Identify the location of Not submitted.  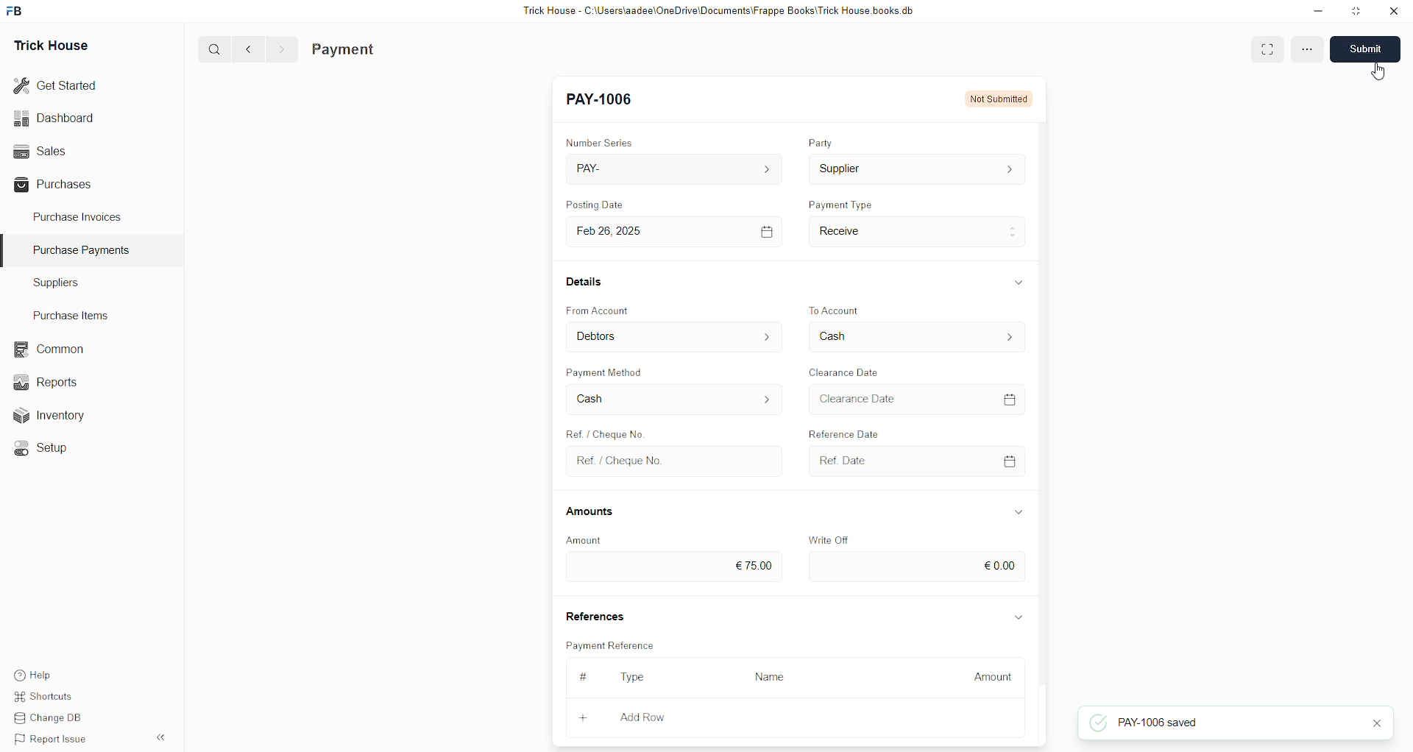
(994, 97).